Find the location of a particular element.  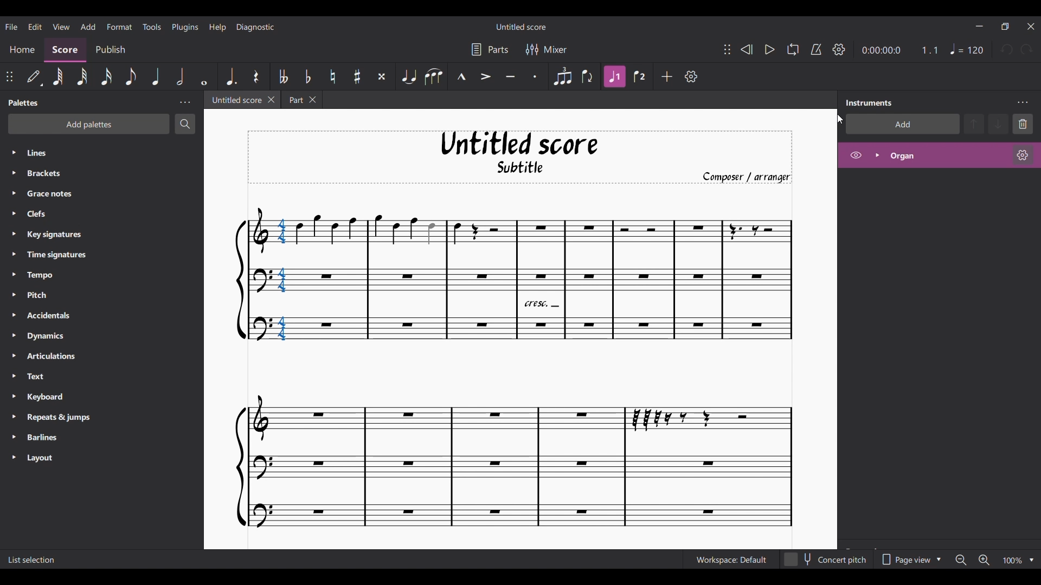

Expand organ is located at coordinates (877, 155).